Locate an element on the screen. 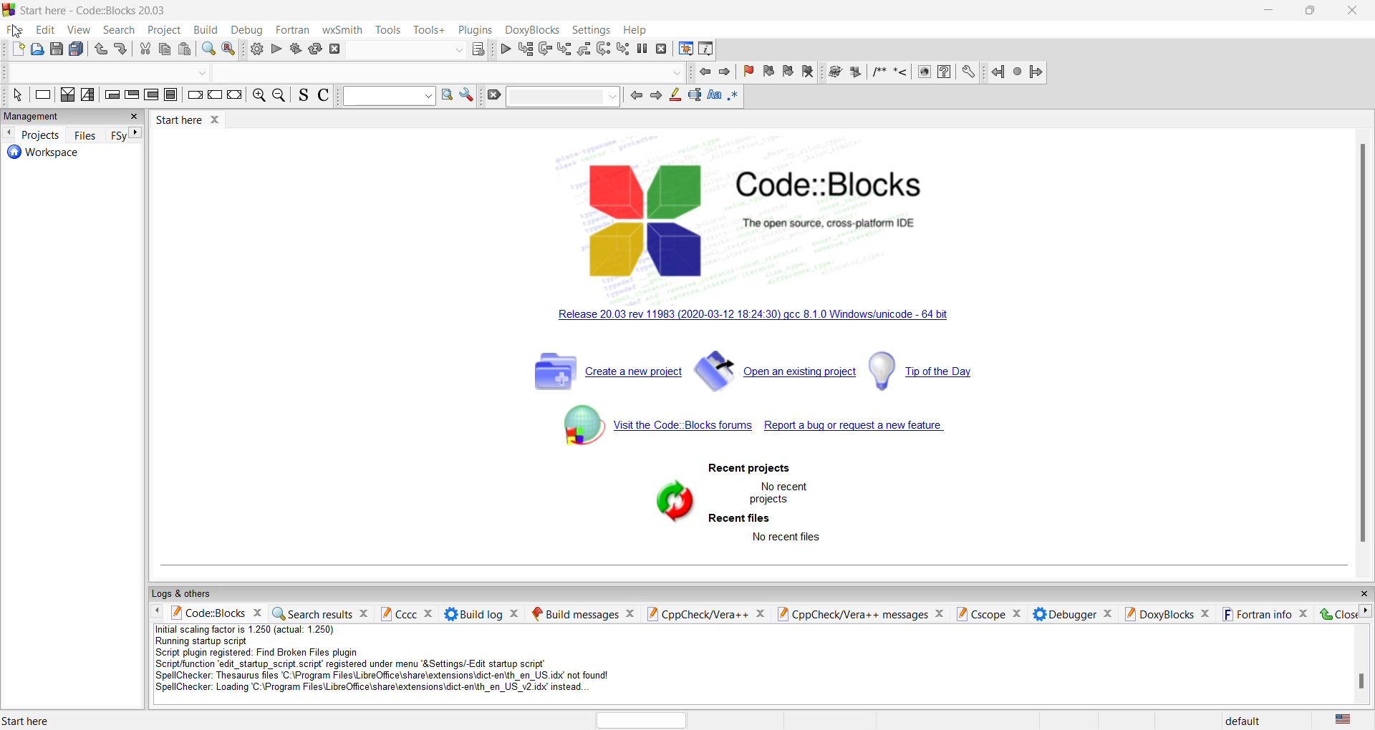 This screenshot has height=730, width=1375. plugins is located at coordinates (476, 30).